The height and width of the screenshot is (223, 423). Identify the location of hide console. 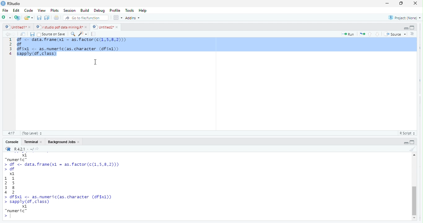
(413, 142).